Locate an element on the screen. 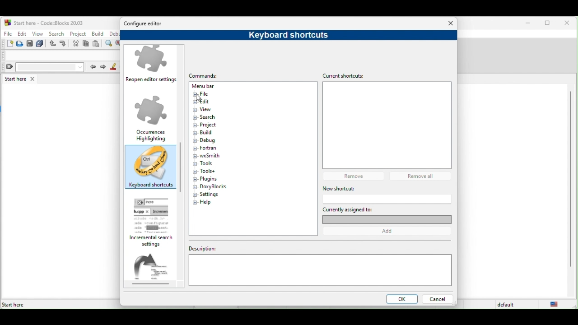 The image size is (578, 325). search is located at coordinates (206, 117).